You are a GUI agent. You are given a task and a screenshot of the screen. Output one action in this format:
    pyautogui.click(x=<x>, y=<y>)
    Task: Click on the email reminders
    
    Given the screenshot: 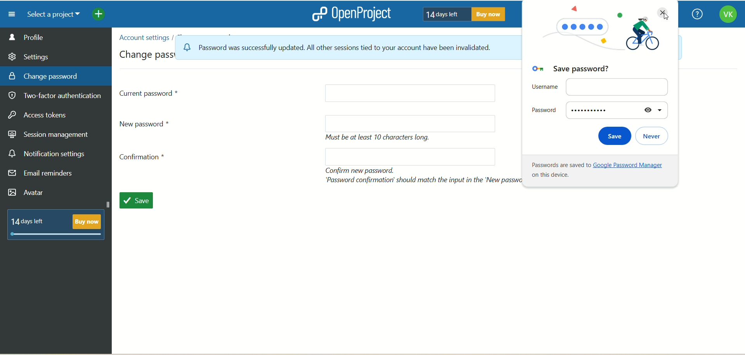 What is the action you would take?
    pyautogui.click(x=43, y=175)
    